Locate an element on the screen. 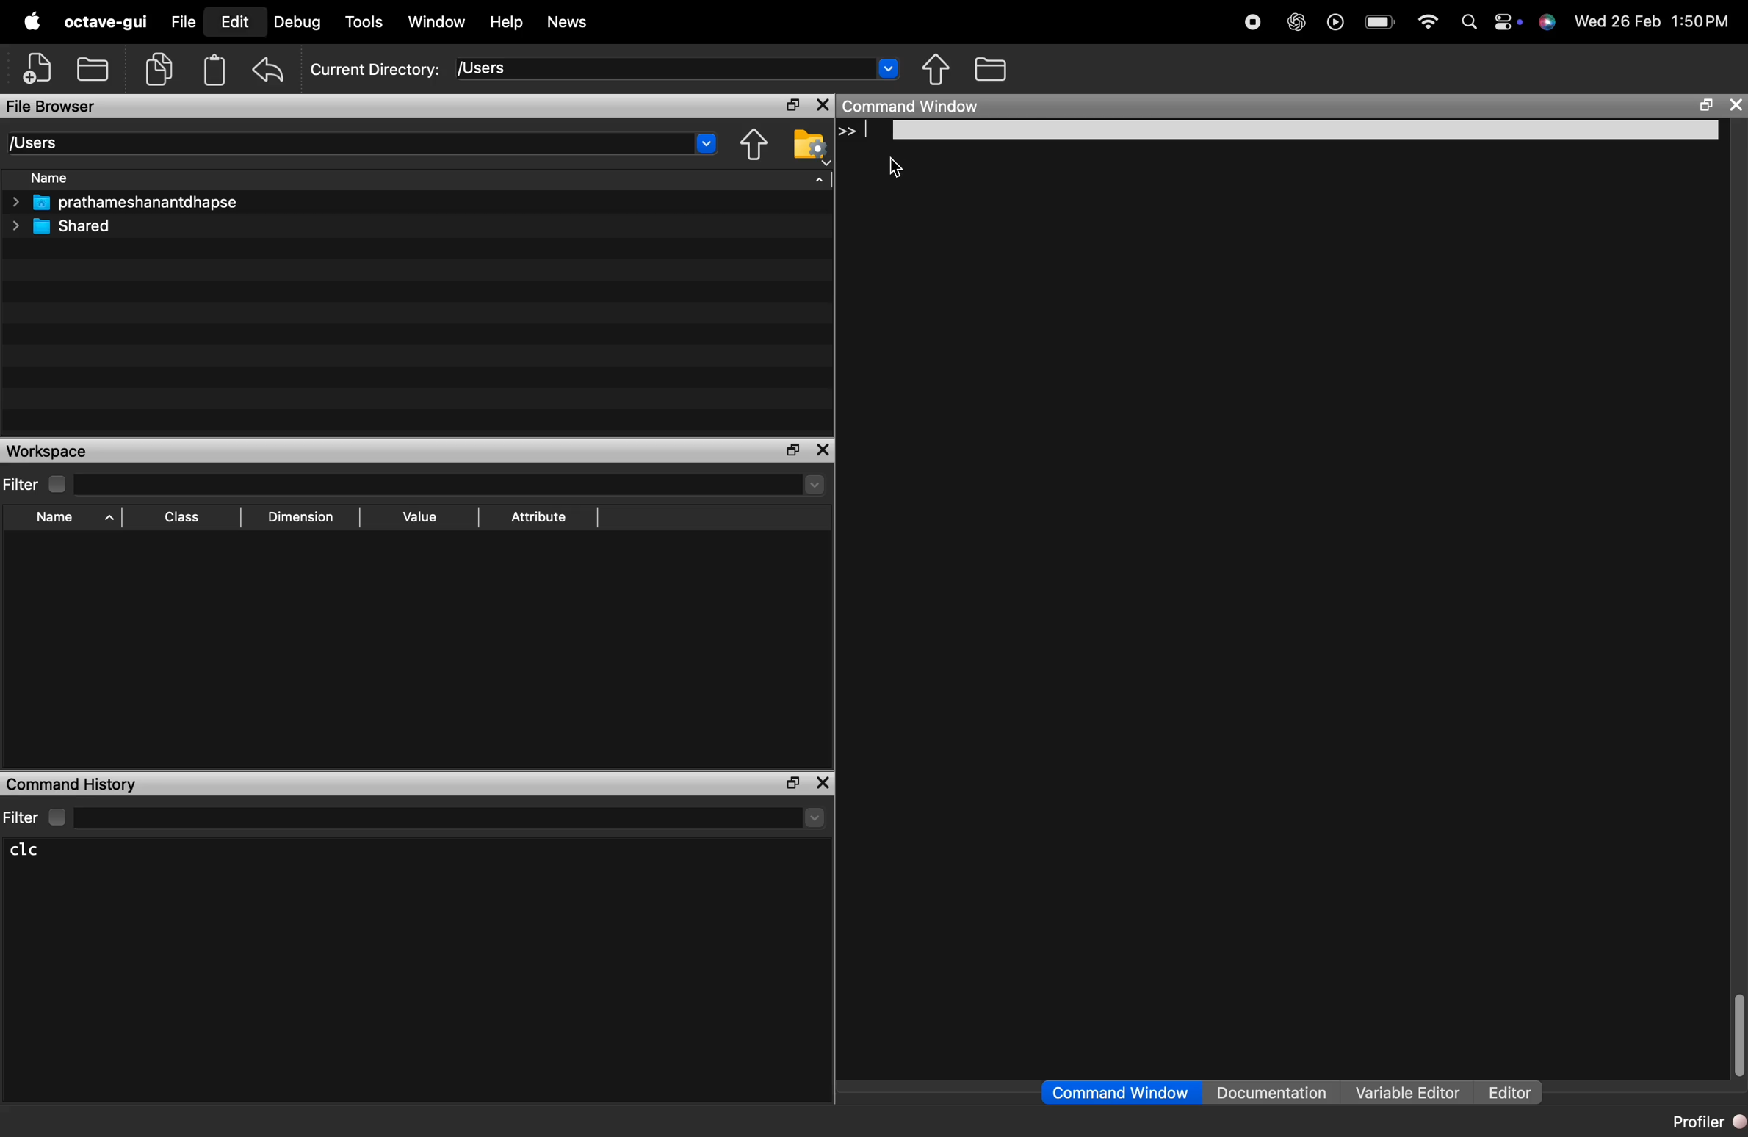 Image resolution: width=1748 pixels, height=1137 pixels. battery is located at coordinates (1379, 18).